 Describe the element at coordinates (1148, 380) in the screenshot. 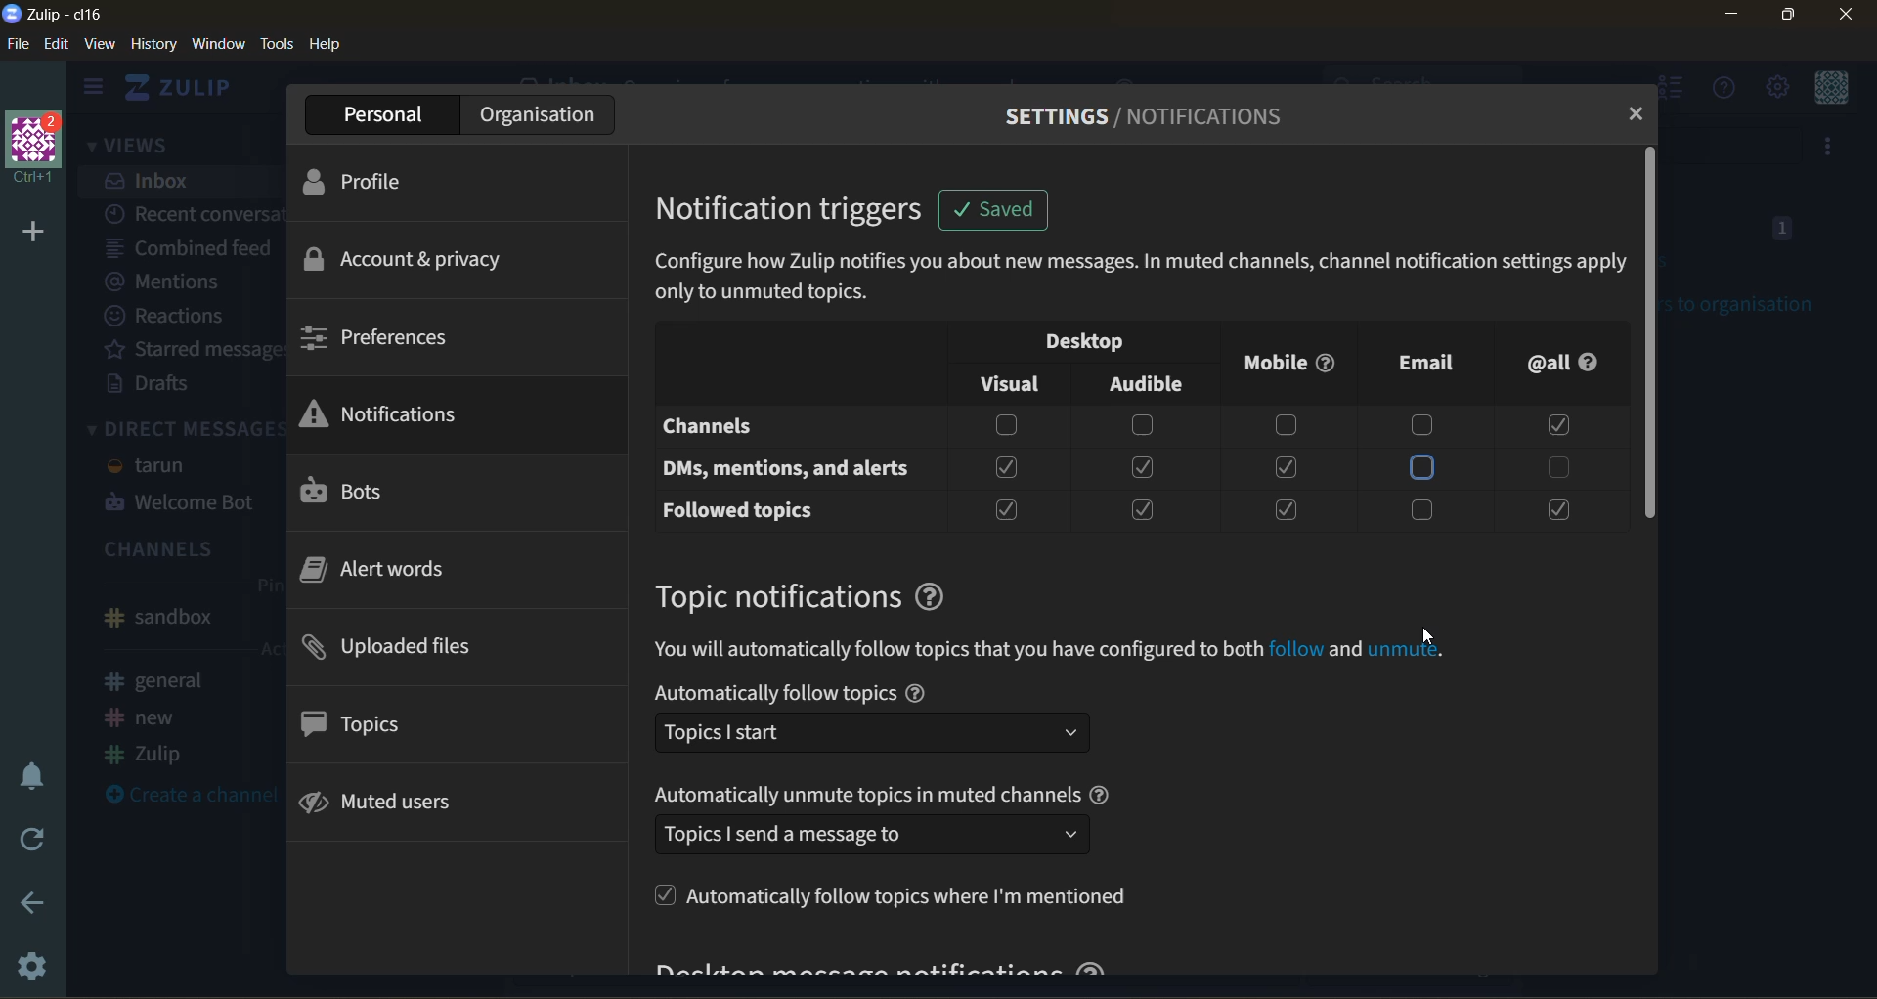

I see `audible` at that location.